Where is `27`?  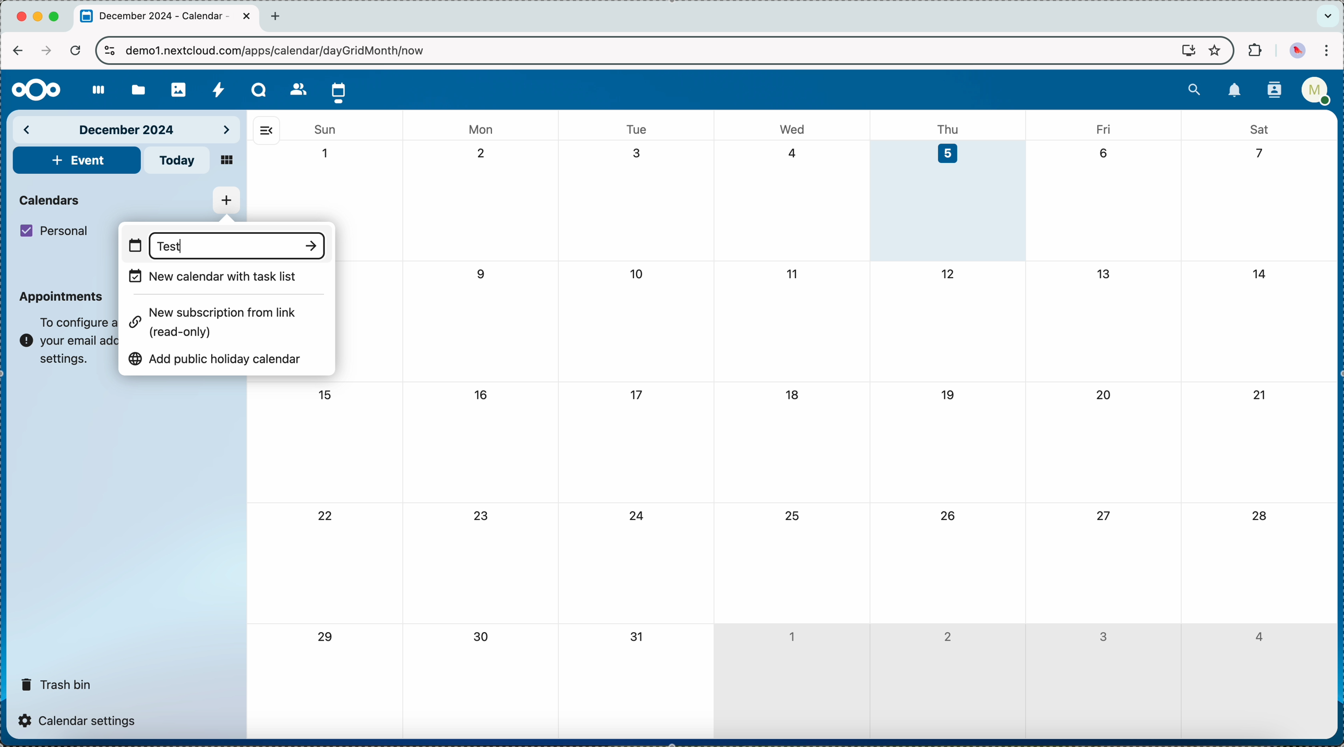
27 is located at coordinates (1102, 515).